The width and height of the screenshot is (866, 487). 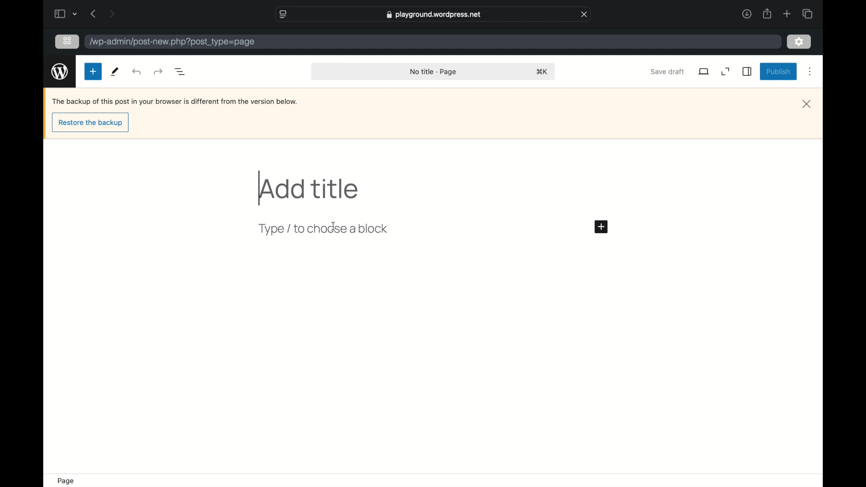 I want to click on undo, so click(x=159, y=71).